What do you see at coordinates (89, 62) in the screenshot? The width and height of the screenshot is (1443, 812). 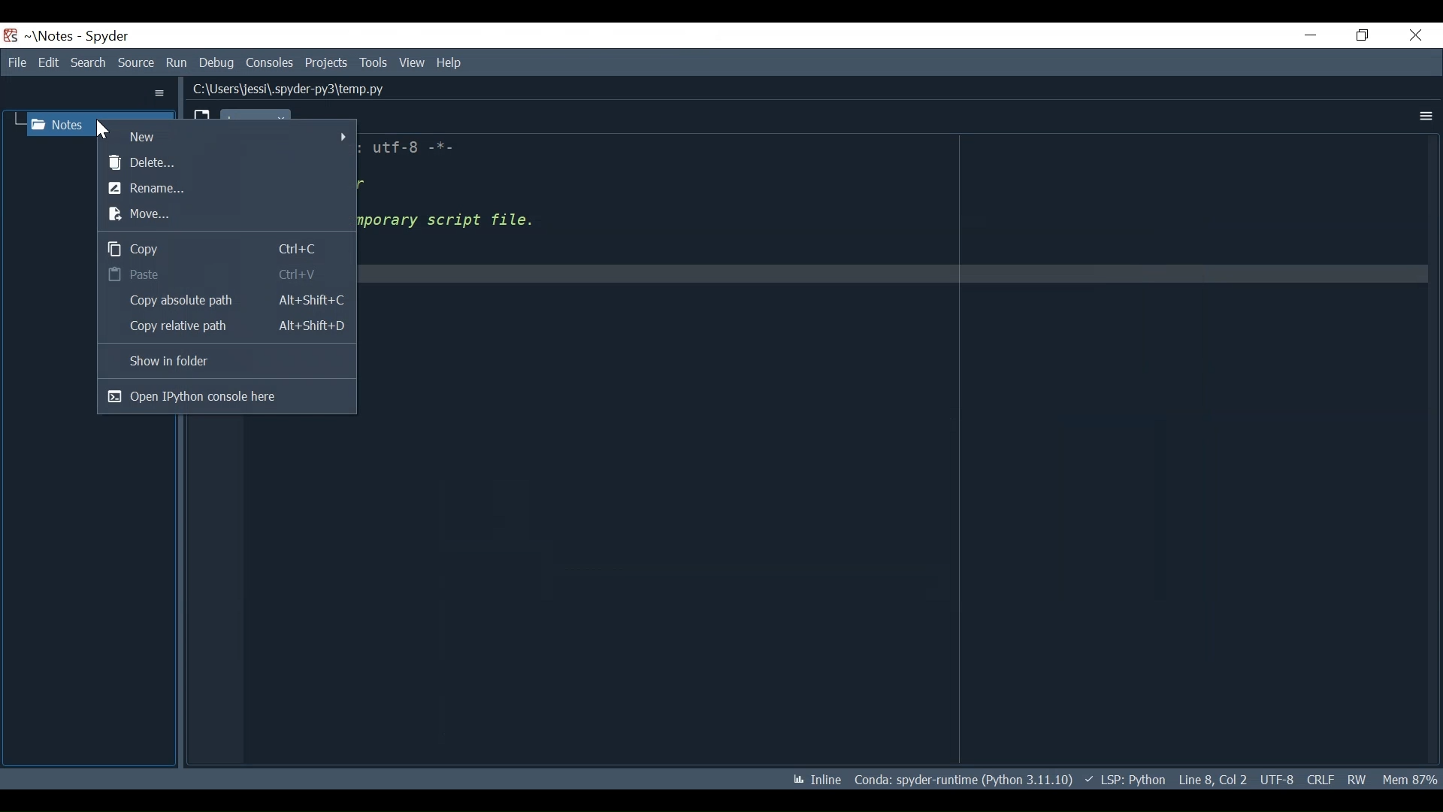 I see `Search` at bounding box center [89, 62].